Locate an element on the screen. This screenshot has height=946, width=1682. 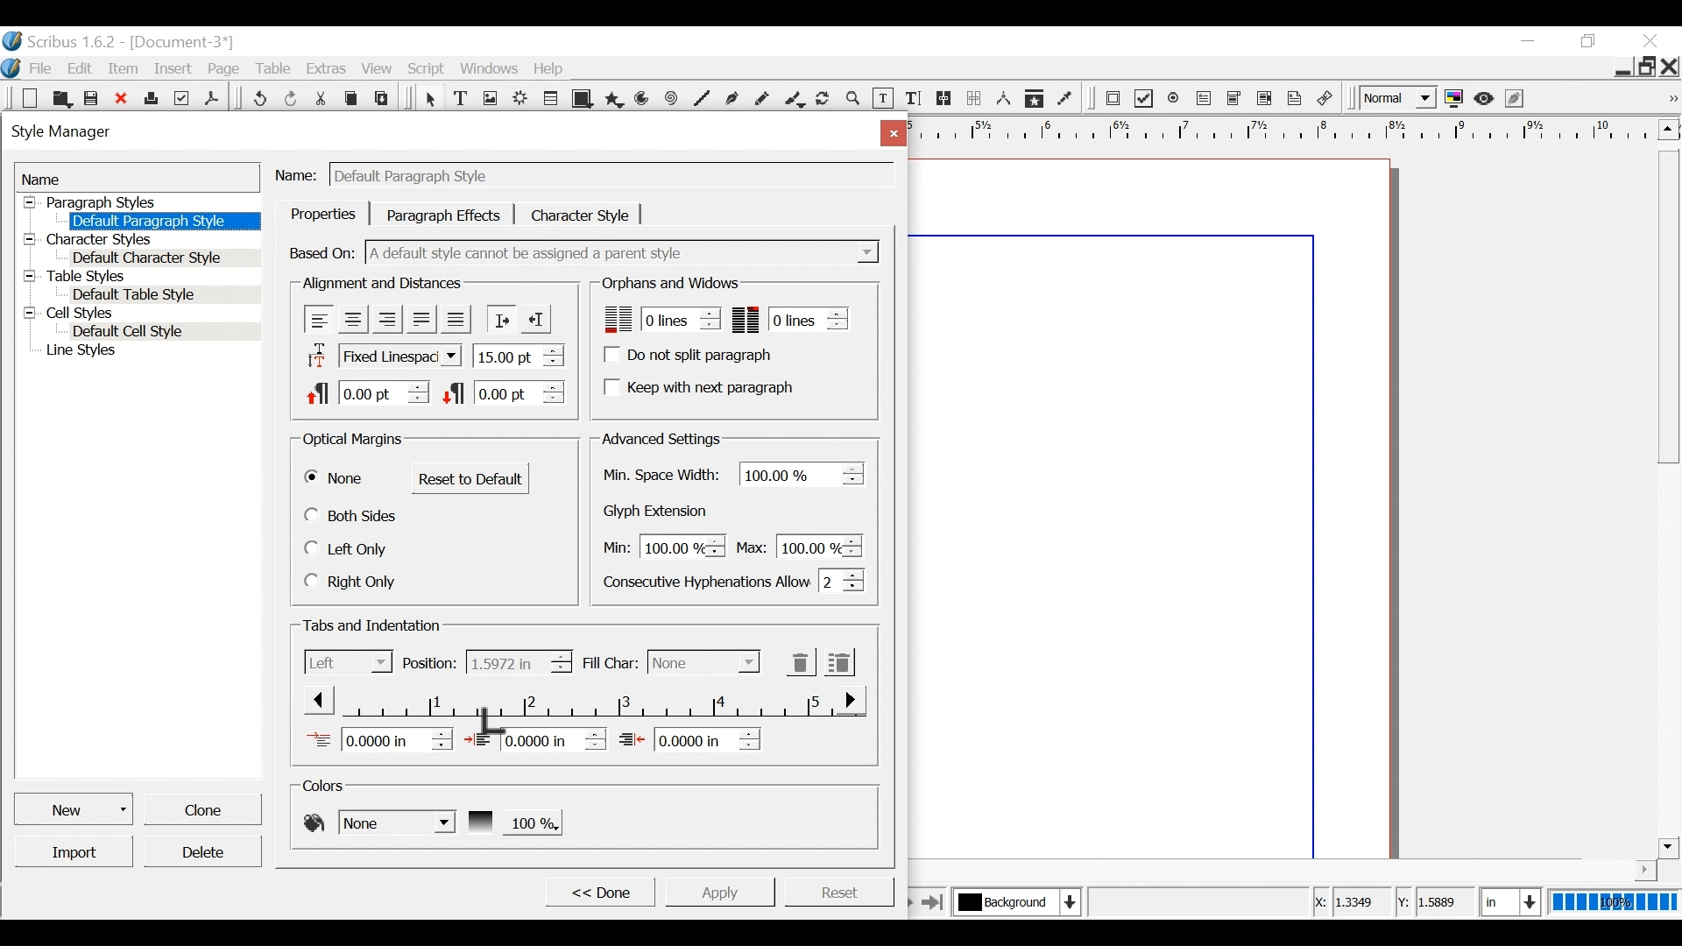
View is located at coordinates (378, 68).